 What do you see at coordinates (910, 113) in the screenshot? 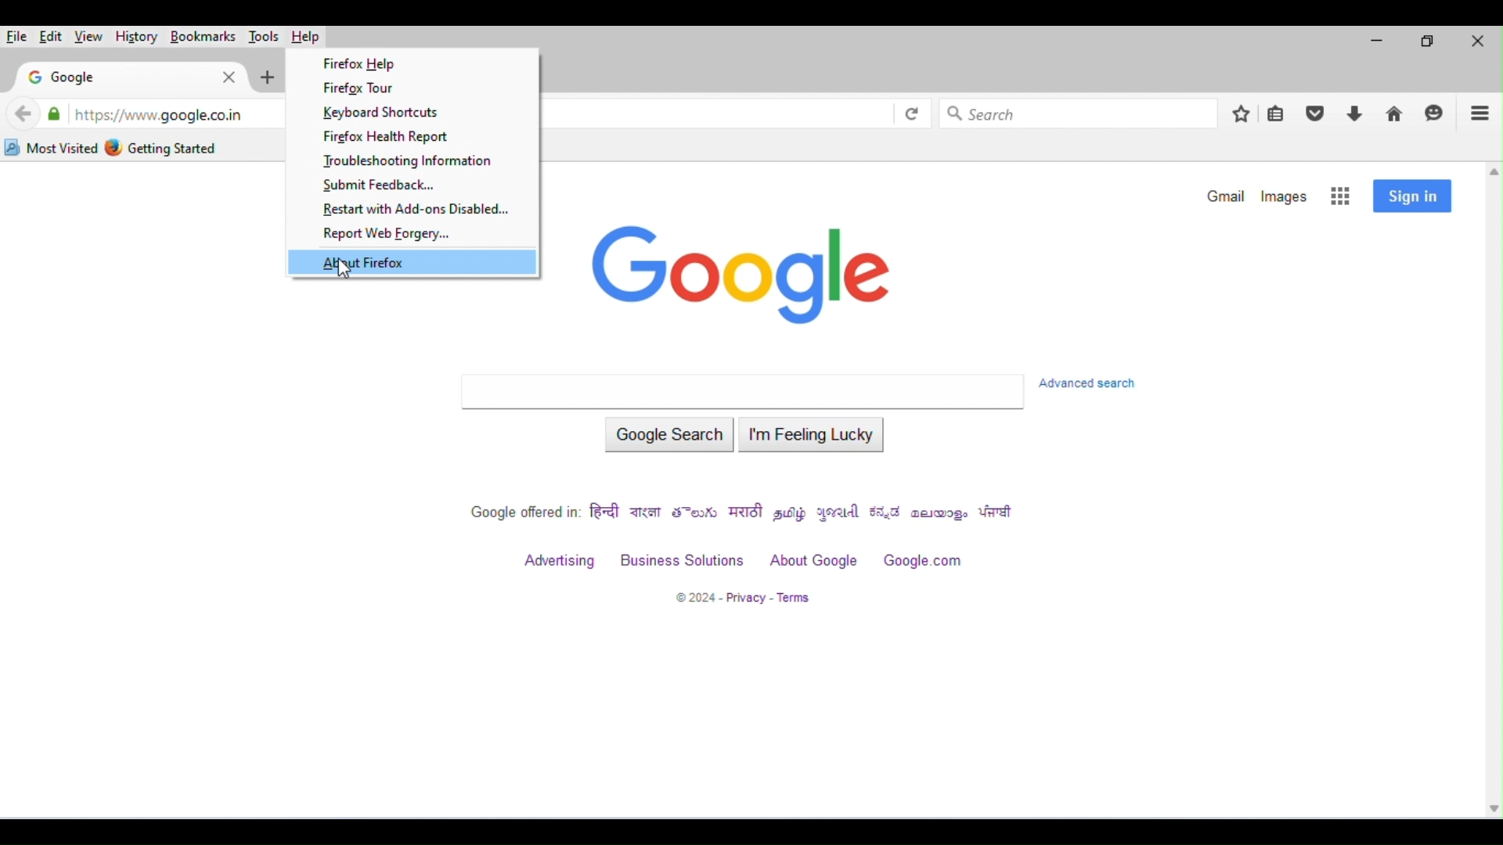
I see `refresh` at bounding box center [910, 113].